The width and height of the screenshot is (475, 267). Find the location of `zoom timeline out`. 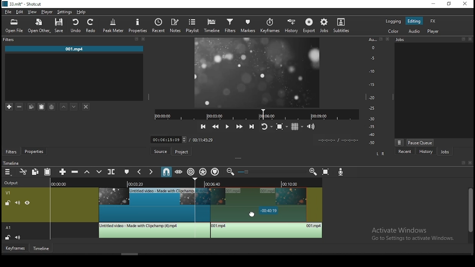

zoom timeline out is located at coordinates (230, 173).